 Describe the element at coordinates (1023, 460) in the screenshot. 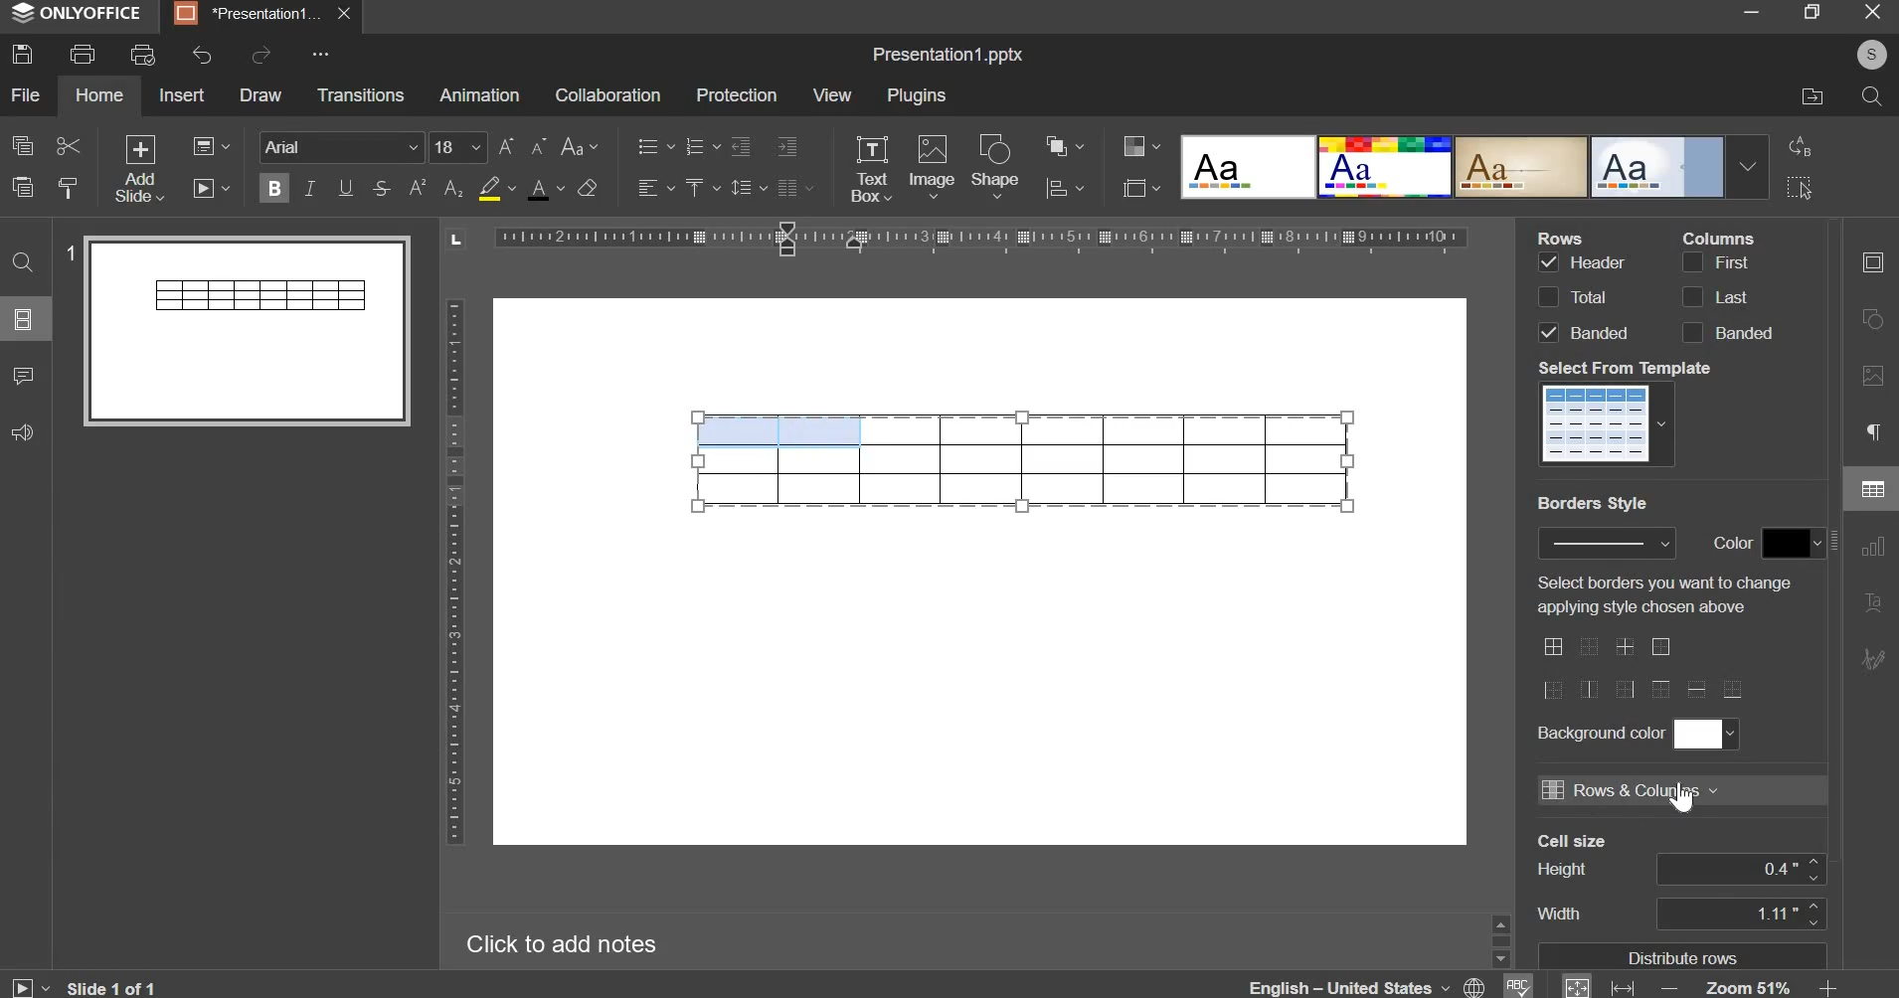

I see `table` at that location.